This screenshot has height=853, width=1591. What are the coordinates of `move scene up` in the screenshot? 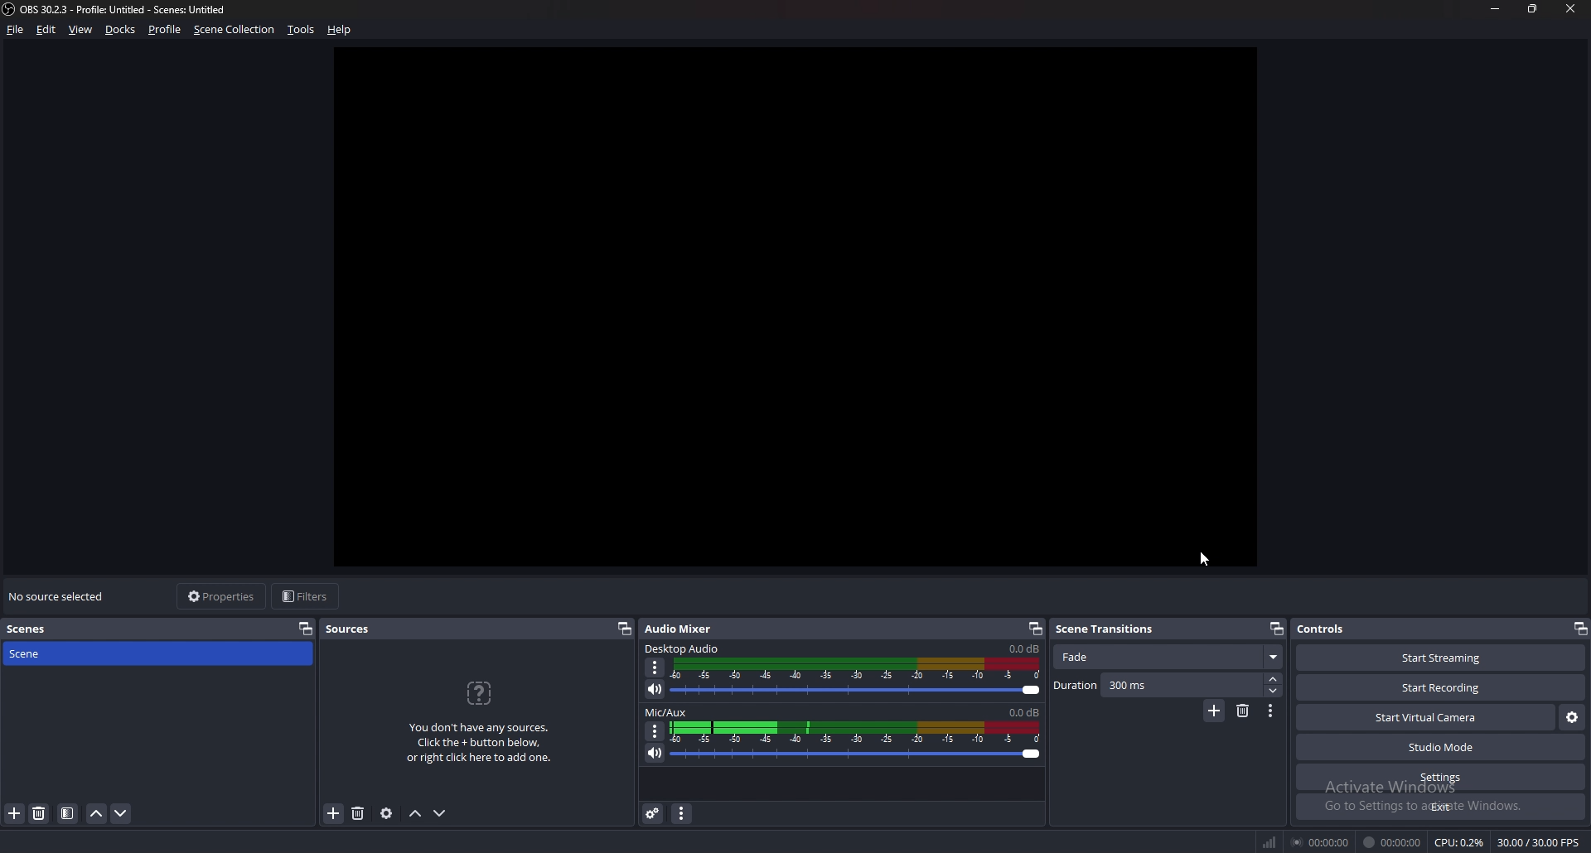 It's located at (98, 814).